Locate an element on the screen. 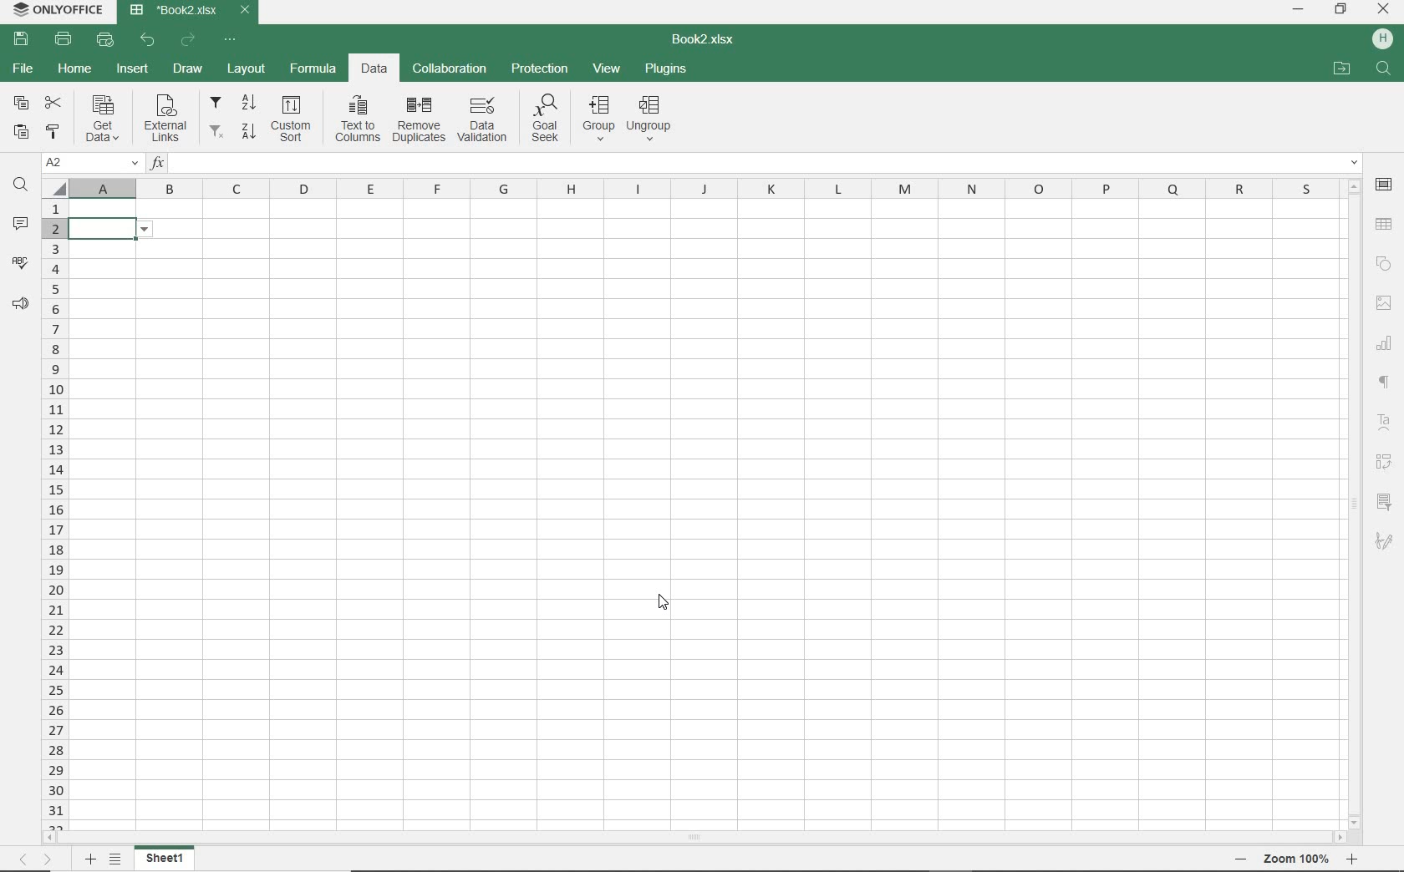  CLOSE TAB is located at coordinates (244, 11).